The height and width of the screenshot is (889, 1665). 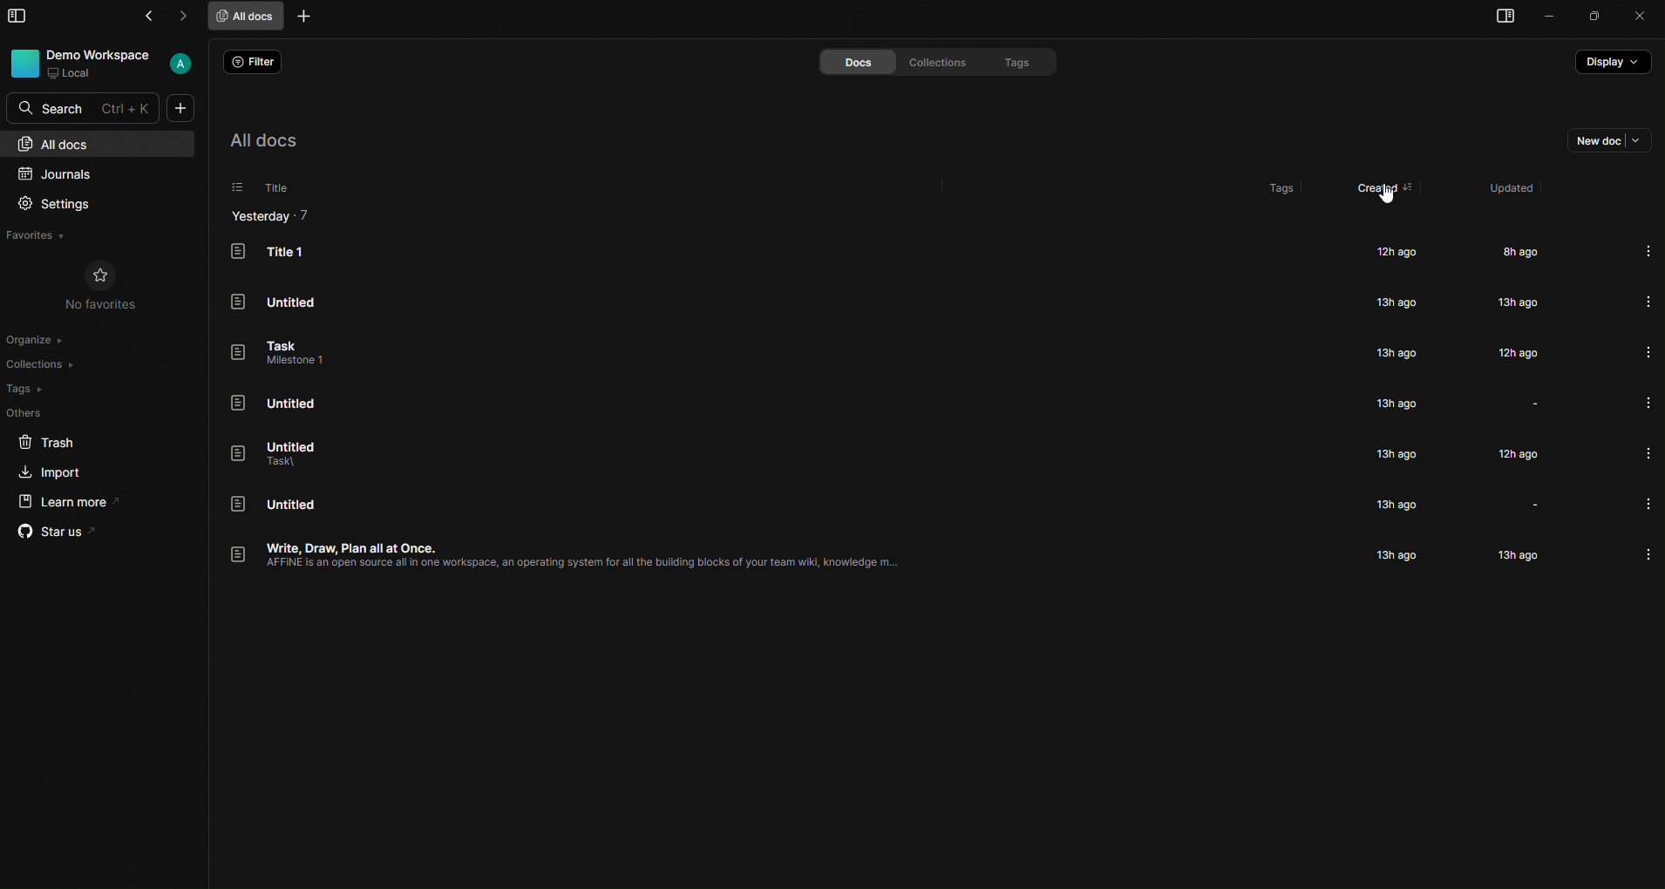 I want to click on collections, so click(x=46, y=364).